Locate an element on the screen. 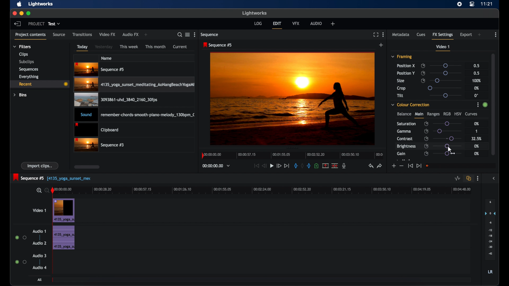  radio button is located at coordinates (21, 262).